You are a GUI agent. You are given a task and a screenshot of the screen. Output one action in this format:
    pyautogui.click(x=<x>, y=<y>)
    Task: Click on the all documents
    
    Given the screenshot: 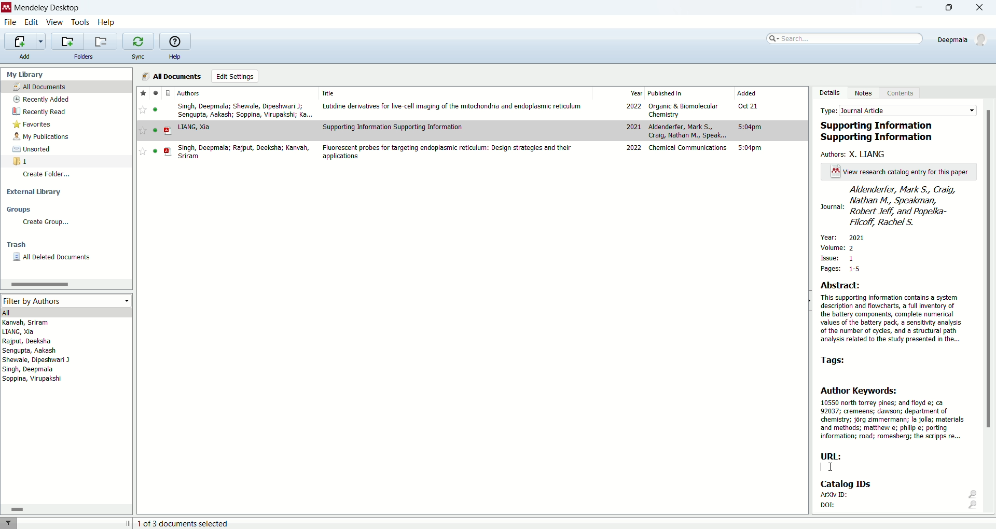 What is the action you would take?
    pyautogui.click(x=172, y=76)
    